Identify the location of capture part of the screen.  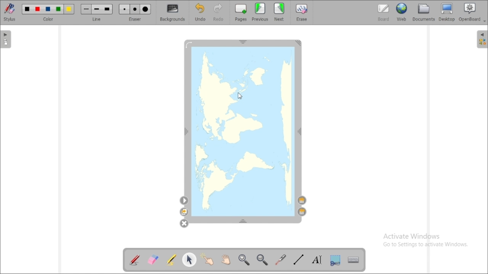
(335, 260).